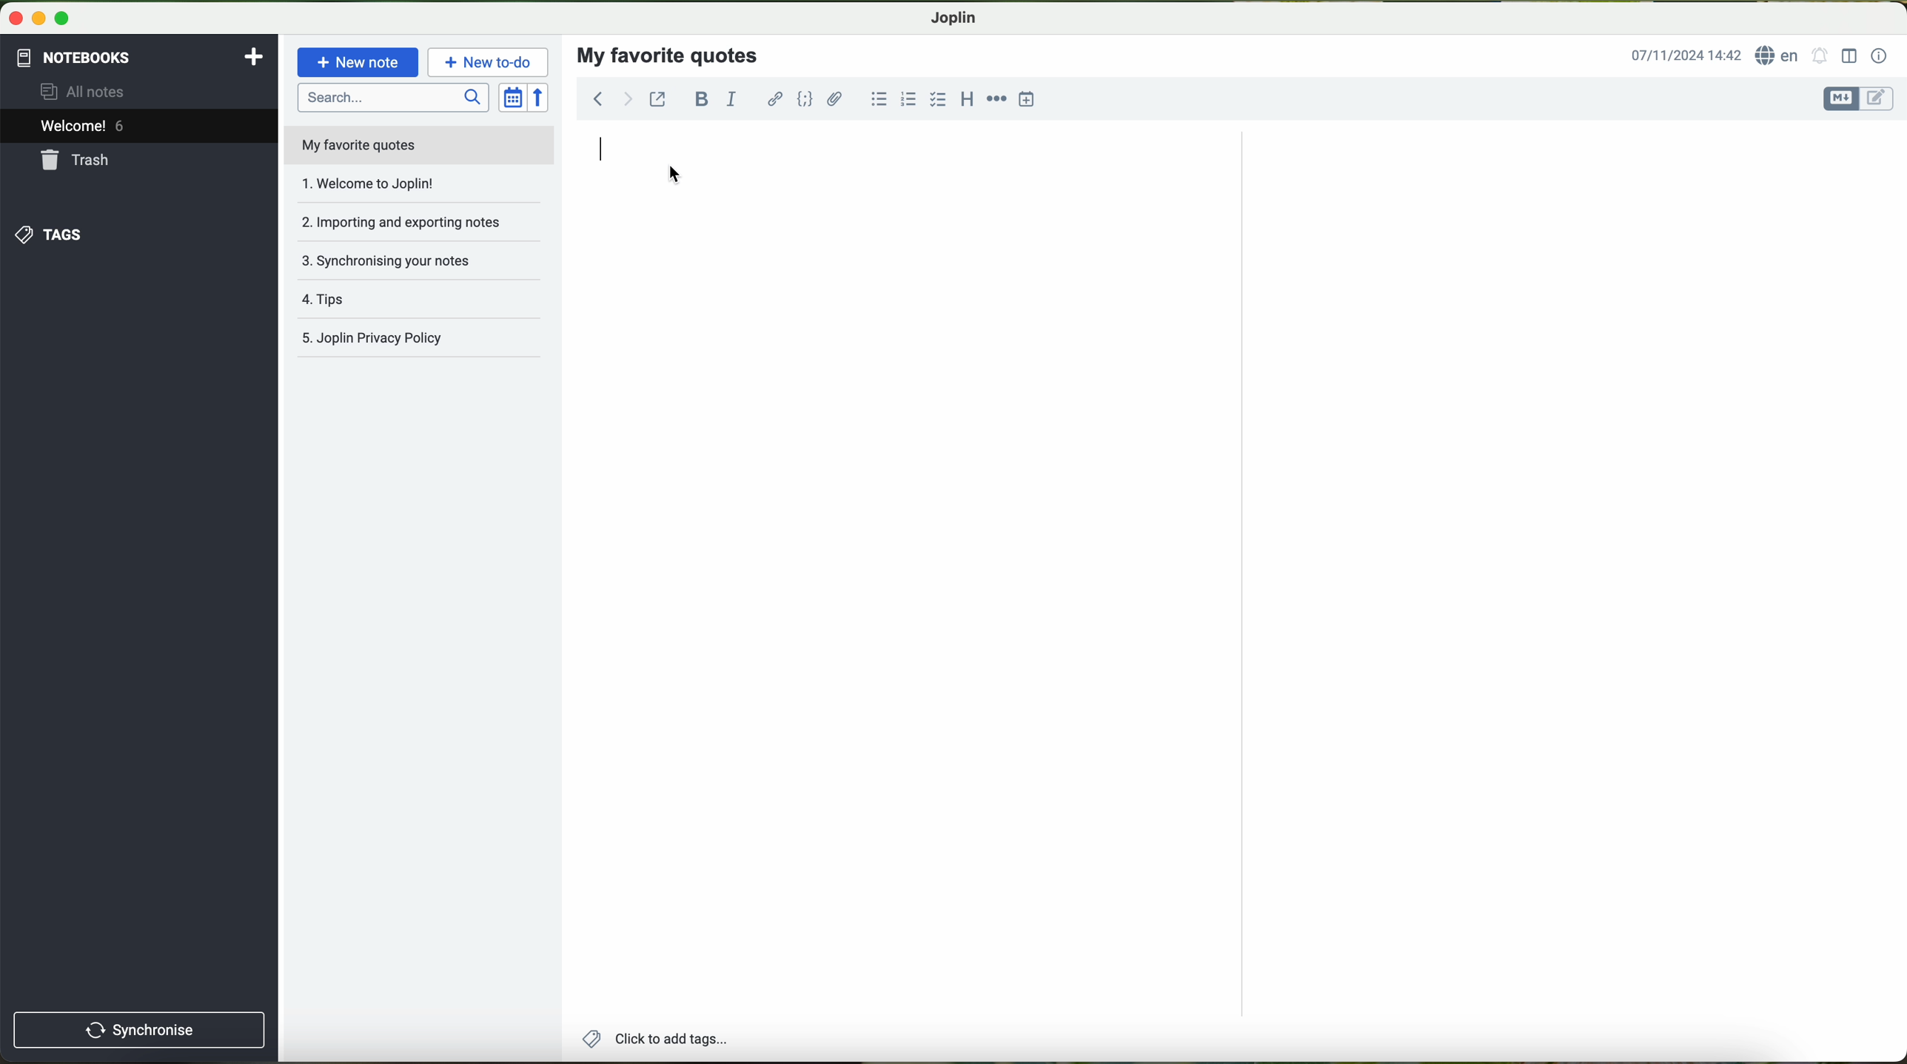  Describe the element at coordinates (417, 260) in the screenshot. I see `synchronising your notes` at that location.